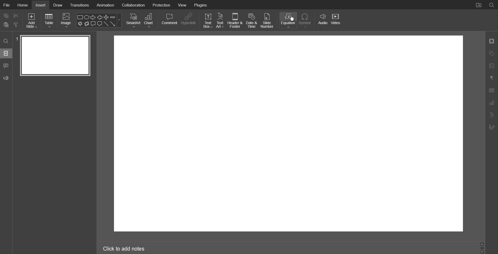 The height and width of the screenshot is (254, 498). What do you see at coordinates (49, 21) in the screenshot?
I see `Table` at bounding box center [49, 21].